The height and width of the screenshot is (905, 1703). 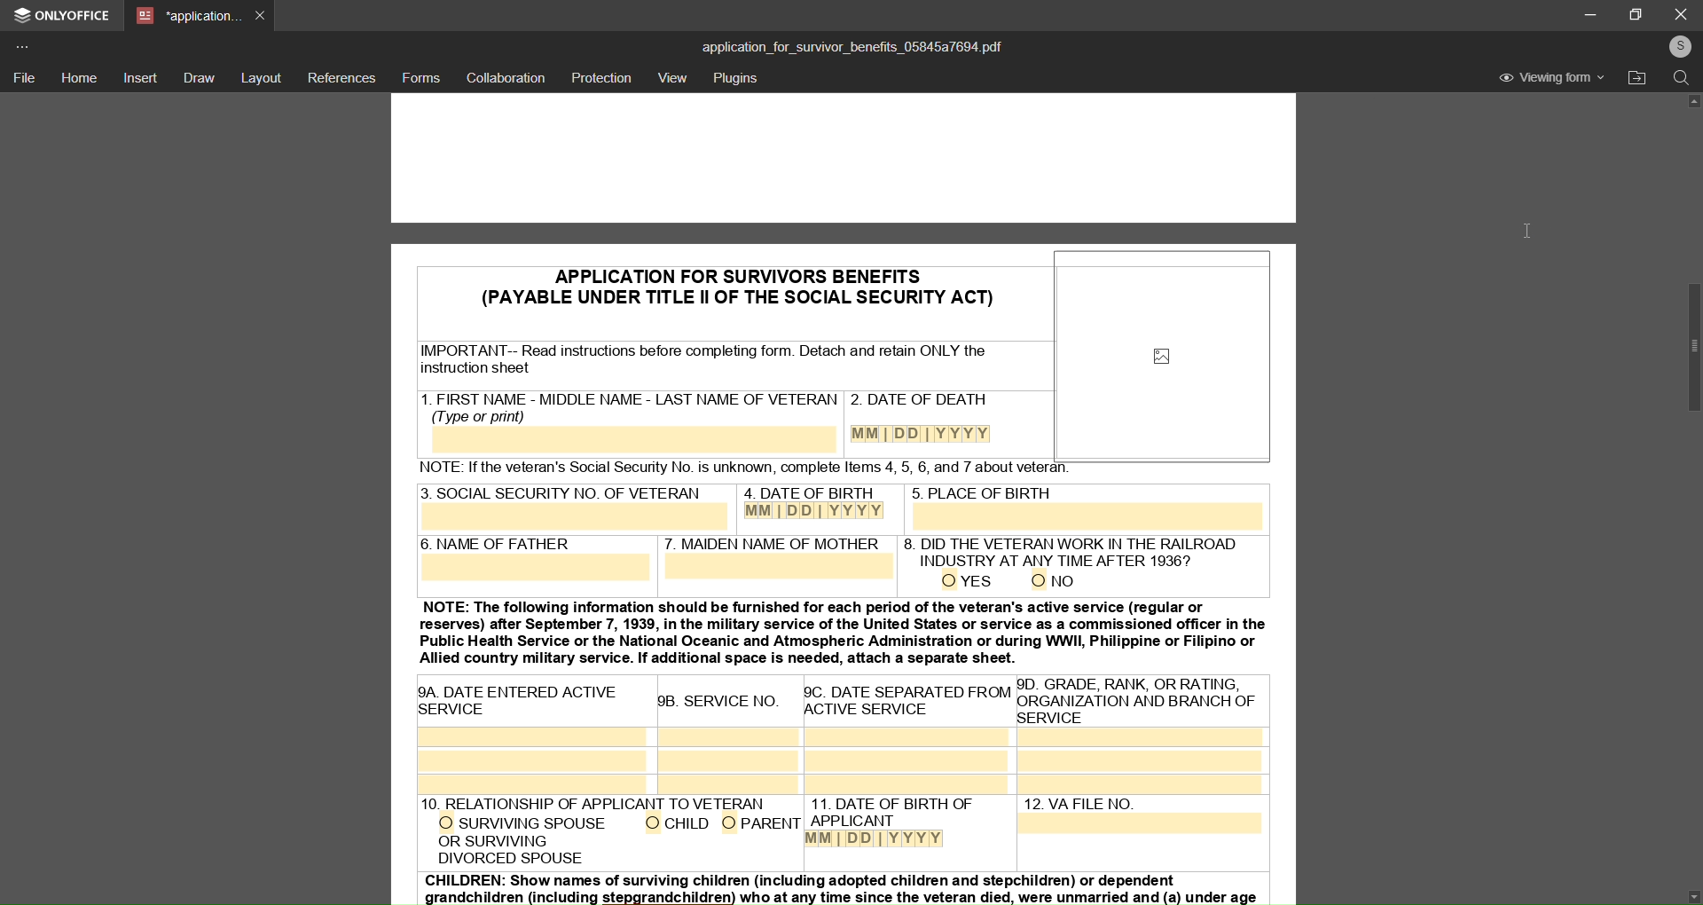 I want to click on insert, so click(x=142, y=79).